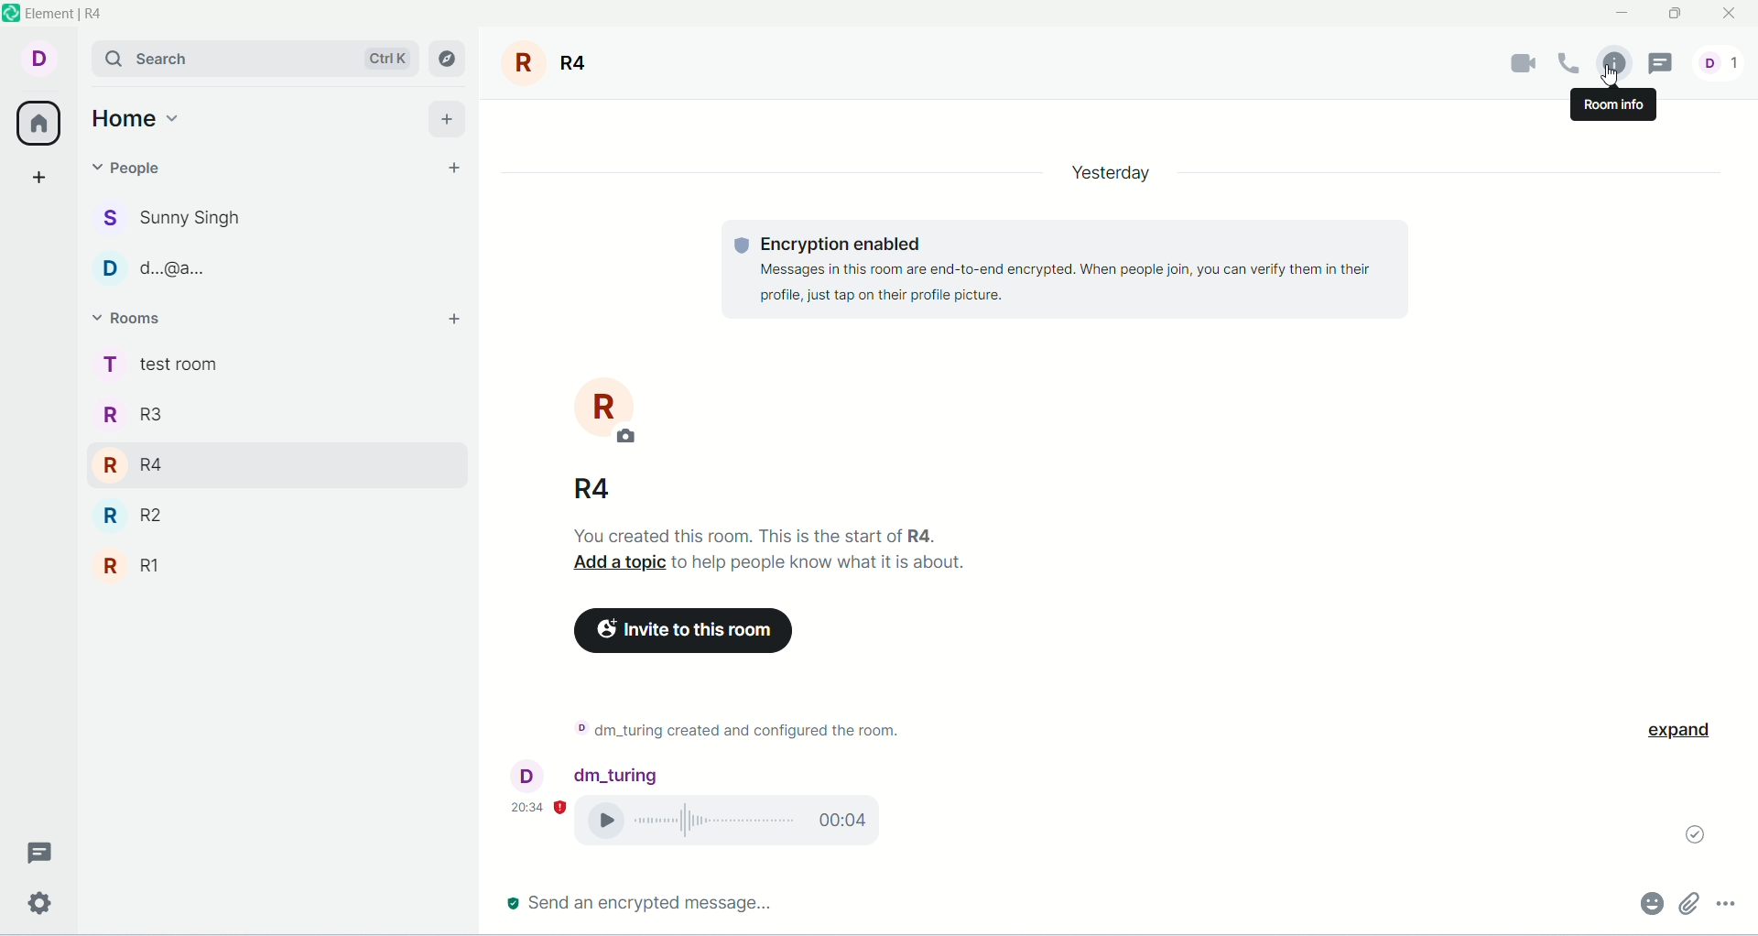 This screenshot has height=936, width=1758. I want to click on people, so click(1719, 63).